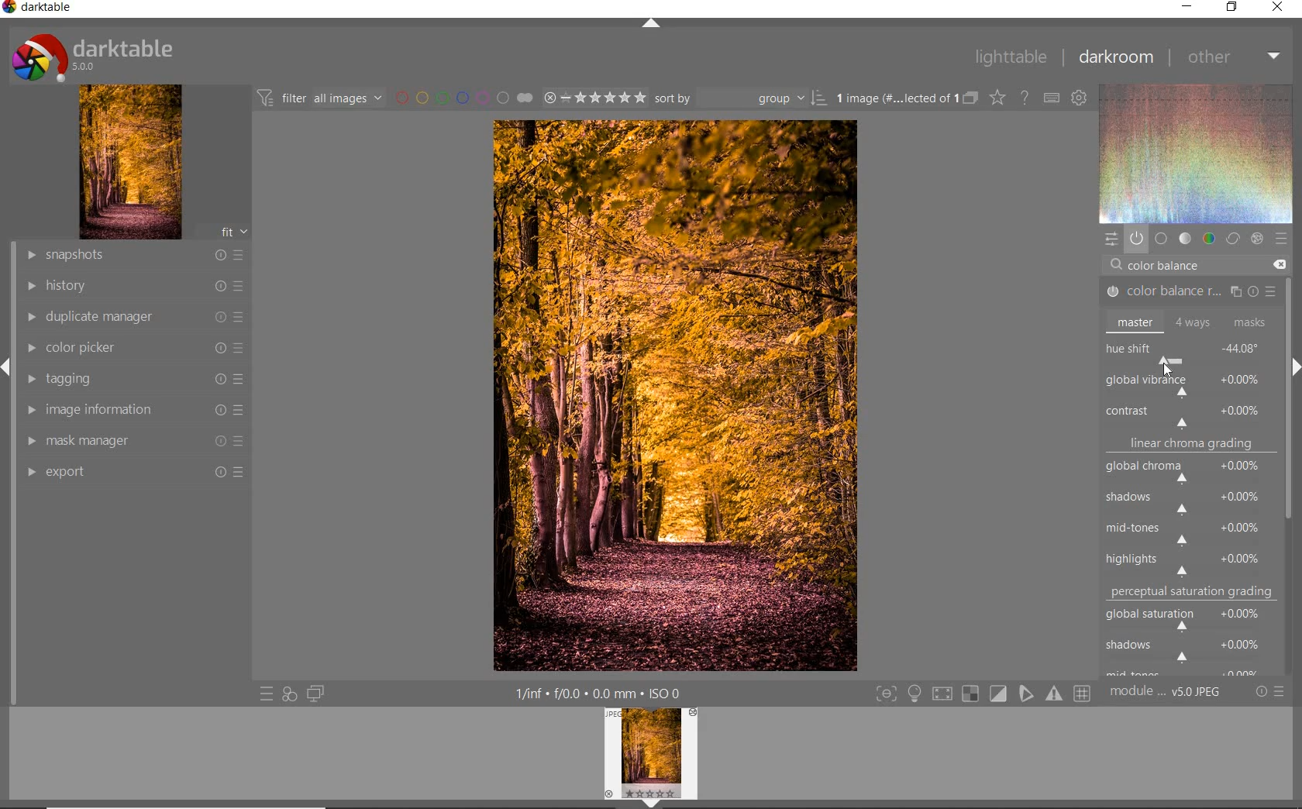 This screenshot has width=1302, height=809. What do you see at coordinates (1190, 649) in the screenshot?
I see `shadows` at bounding box center [1190, 649].